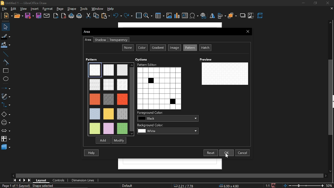 This screenshot has height=188, width=334. What do you see at coordinates (177, 16) in the screenshot?
I see `insert chart` at bounding box center [177, 16].